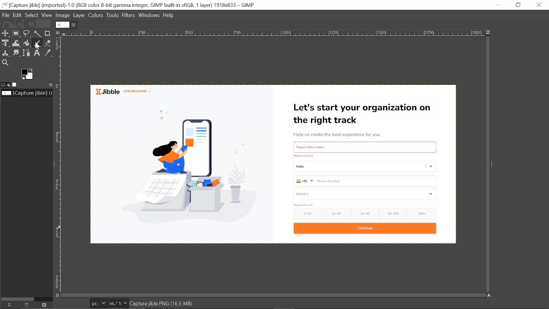  Describe the element at coordinates (17, 43) in the screenshot. I see `Wrap transformation` at that location.